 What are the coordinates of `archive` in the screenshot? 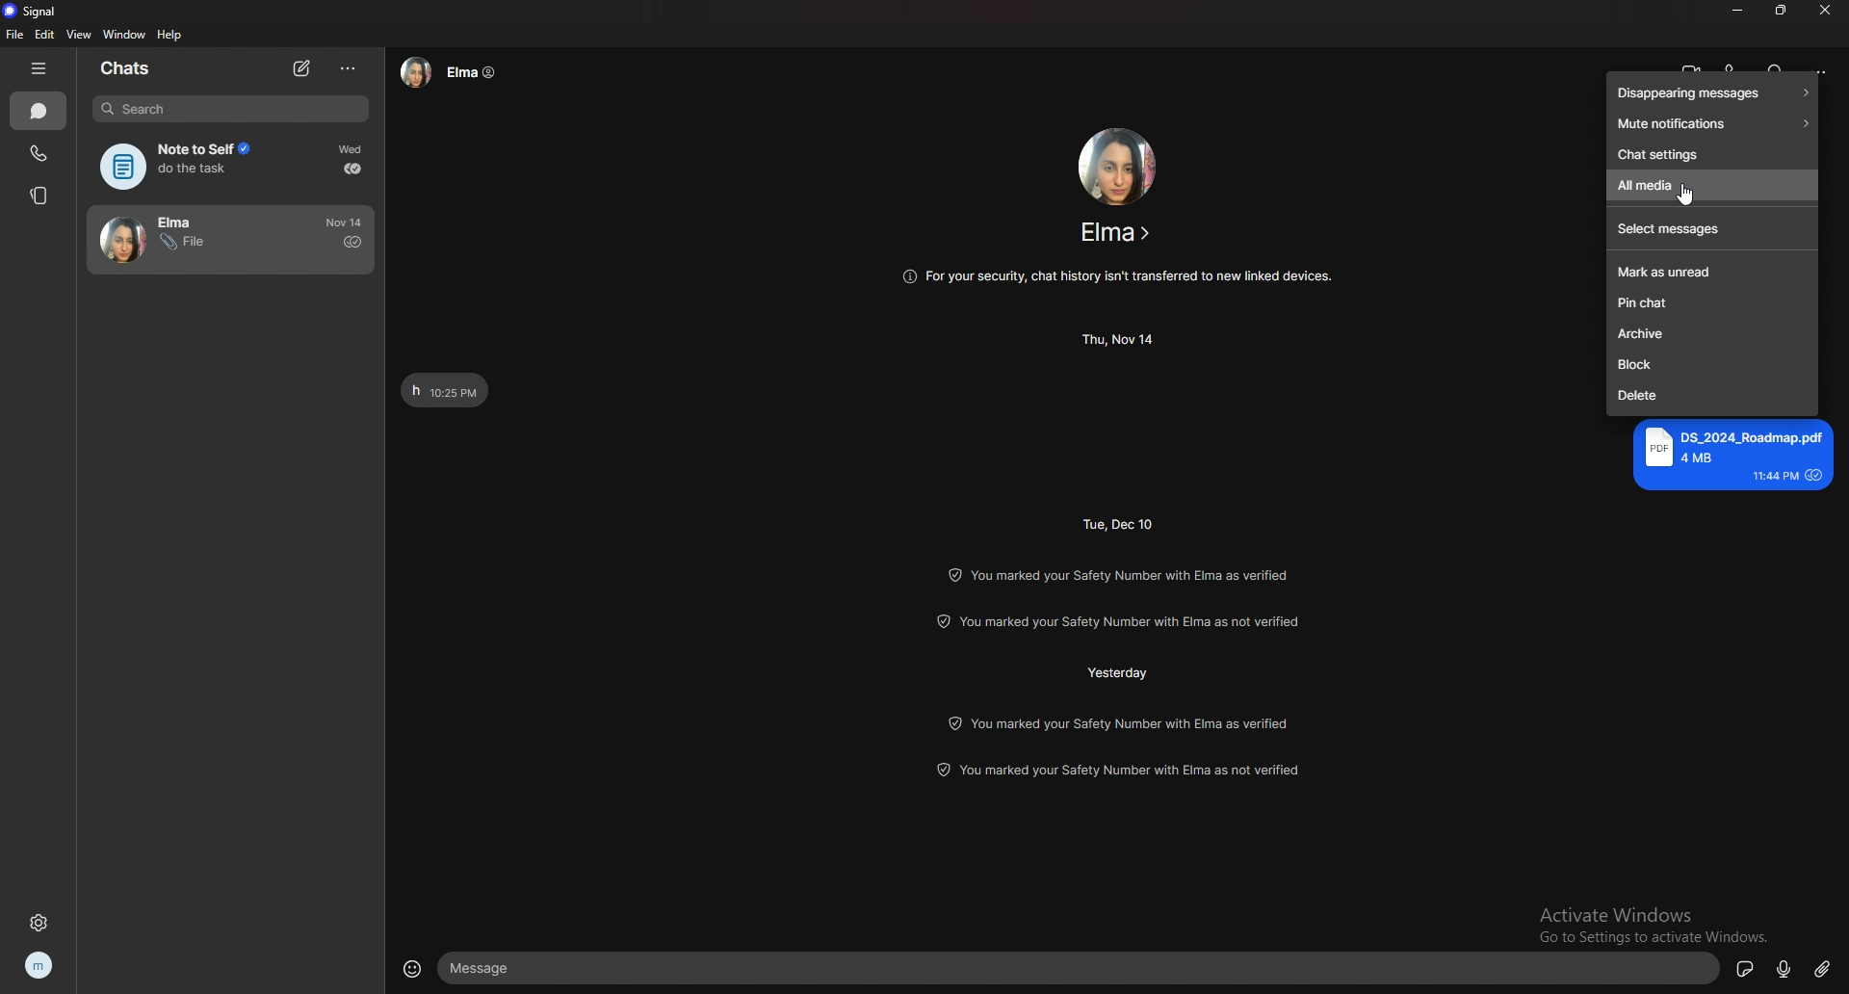 It's located at (1713, 335).